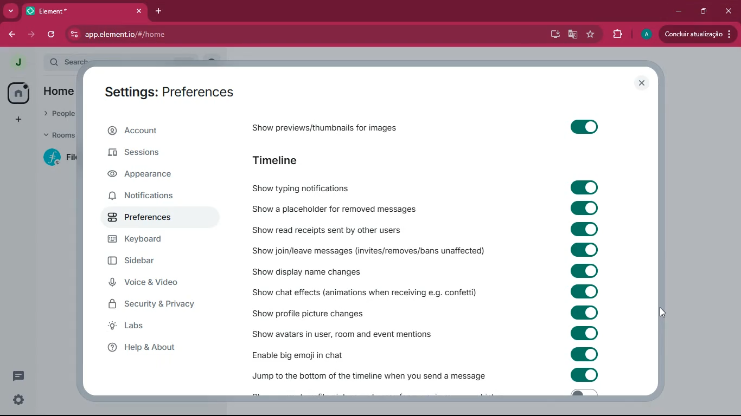  Describe the element at coordinates (156, 262) in the screenshot. I see `sidebar` at that location.